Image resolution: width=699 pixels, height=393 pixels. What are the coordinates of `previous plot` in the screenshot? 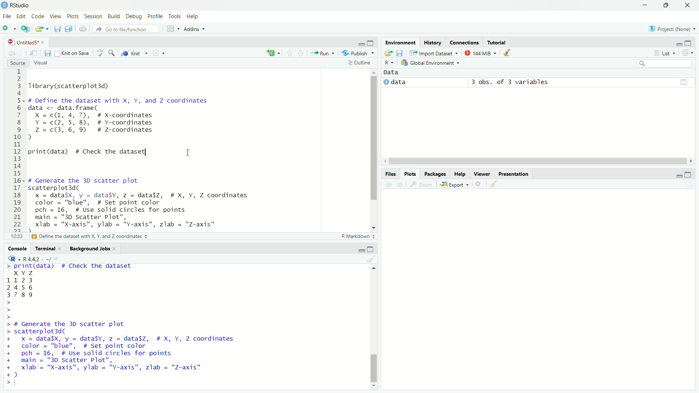 It's located at (387, 184).